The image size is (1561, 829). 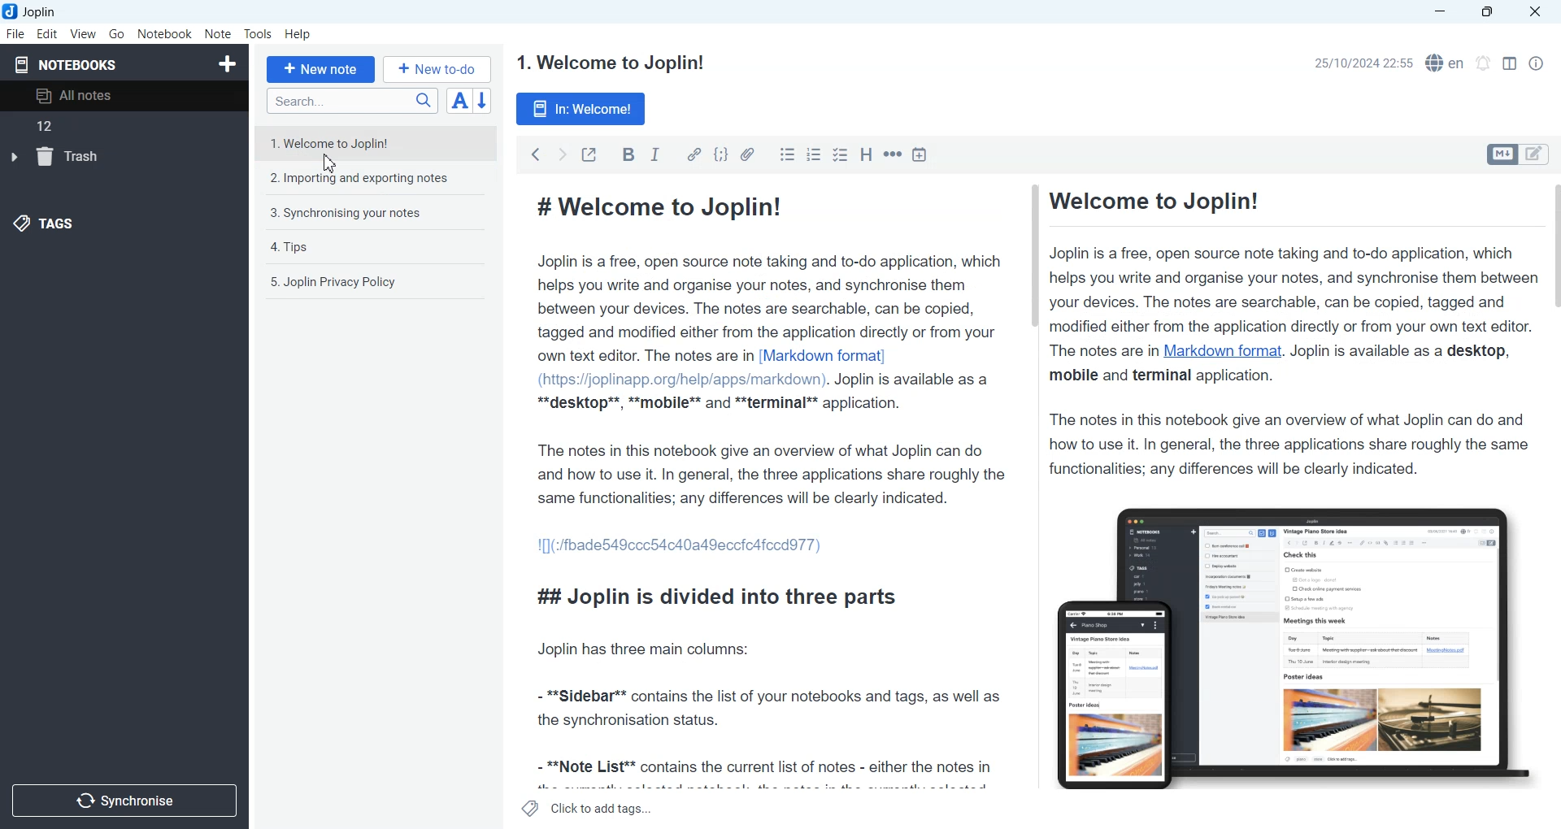 I want to click on Horizontal rule, so click(x=893, y=154).